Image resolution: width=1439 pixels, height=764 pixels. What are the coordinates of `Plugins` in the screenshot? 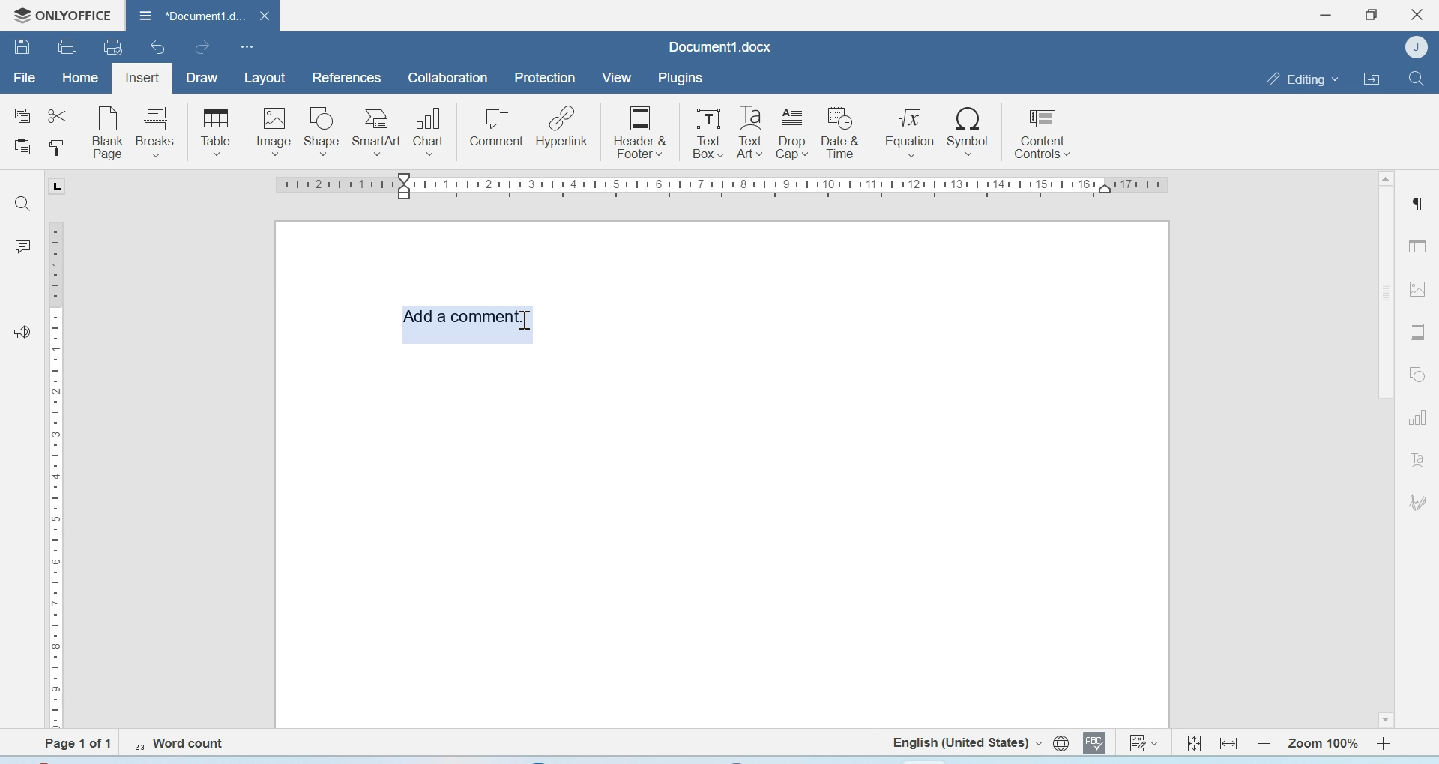 It's located at (679, 78).